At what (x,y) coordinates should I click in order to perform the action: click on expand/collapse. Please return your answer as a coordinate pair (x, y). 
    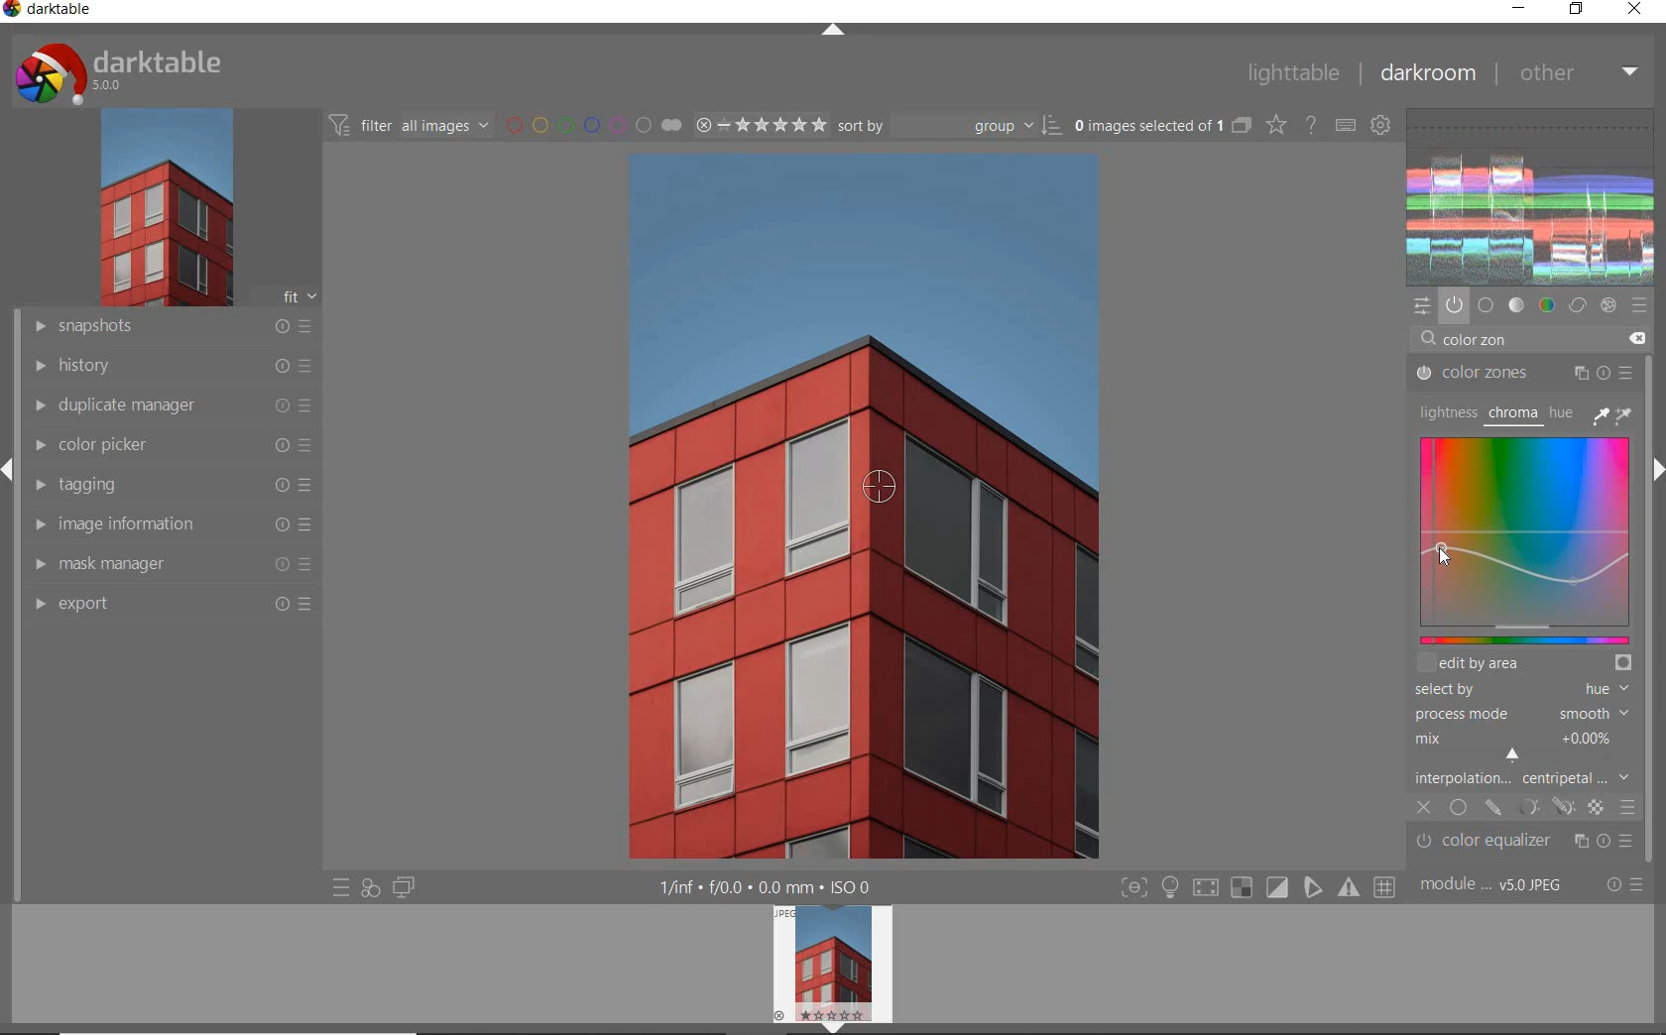
    Looking at the image, I should click on (834, 31).